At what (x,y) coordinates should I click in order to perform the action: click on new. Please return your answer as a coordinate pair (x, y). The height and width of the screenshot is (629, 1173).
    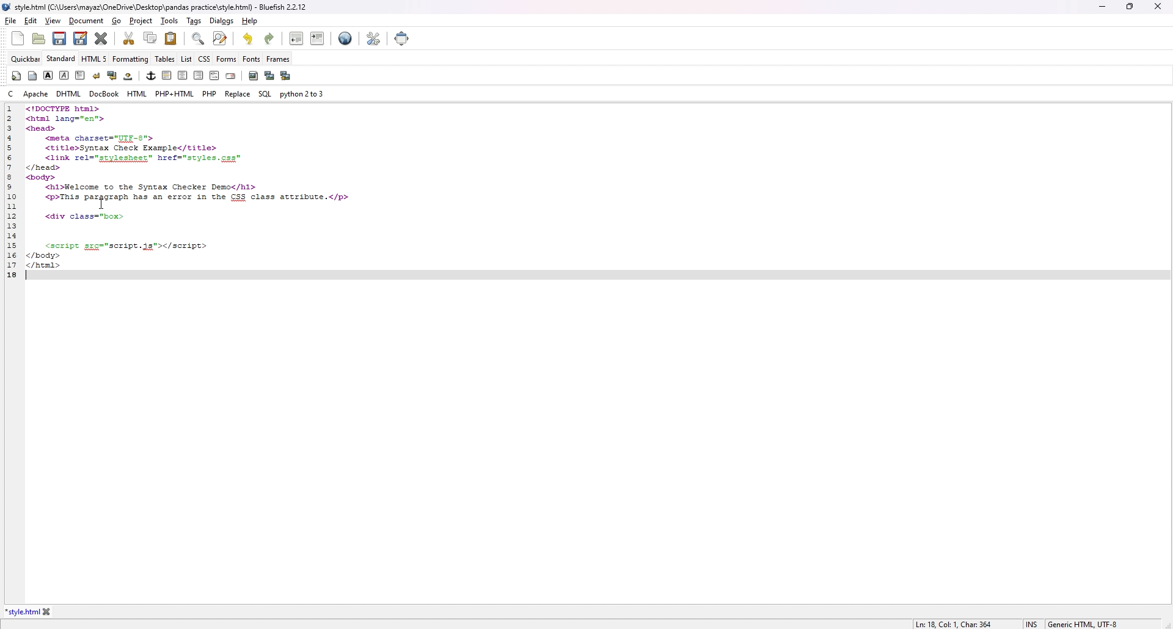
    Looking at the image, I should click on (17, 38).